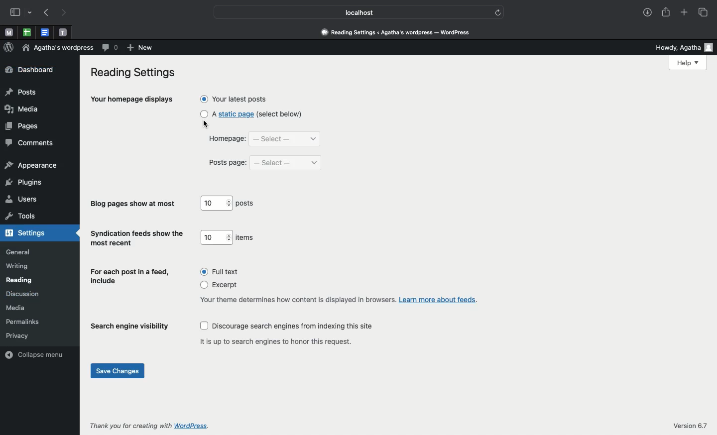 The image size is (717, 435). What do you see at coordinates (225, 140) in the screenshot?
I see `Homepage` at bounding box center [225, 140].